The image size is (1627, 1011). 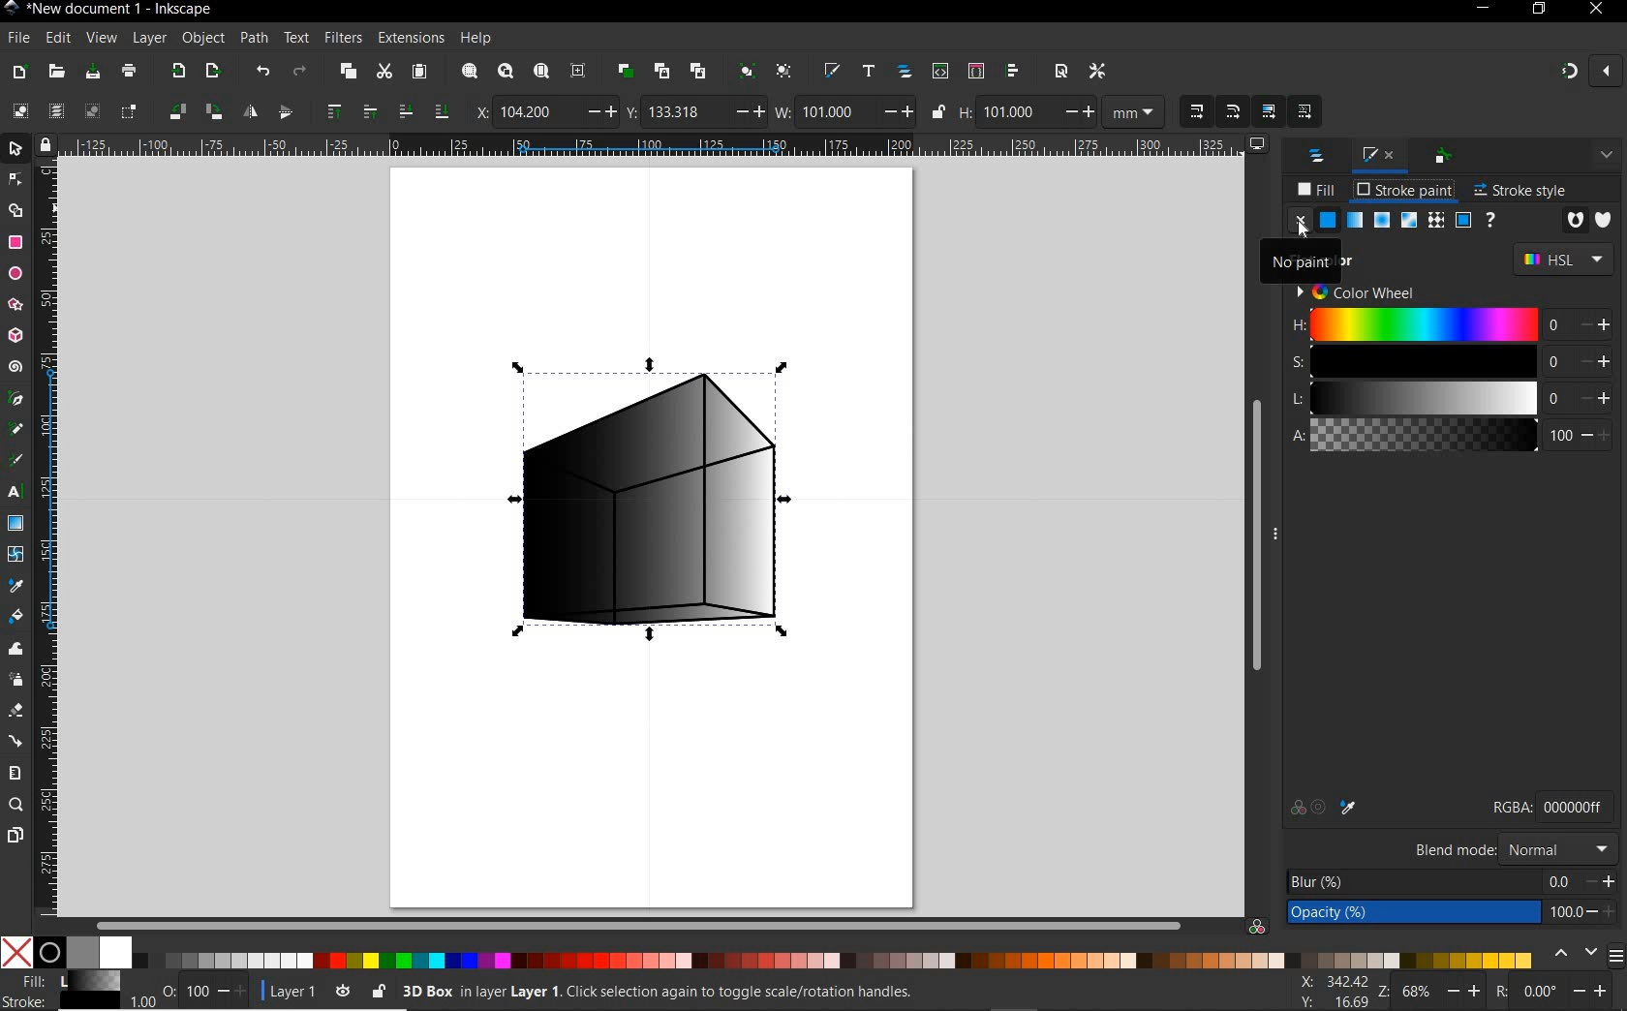 What do you see at coordinates (58, 39) in the screenshot?
I see `EDIT` at bounding box center [58, 39].